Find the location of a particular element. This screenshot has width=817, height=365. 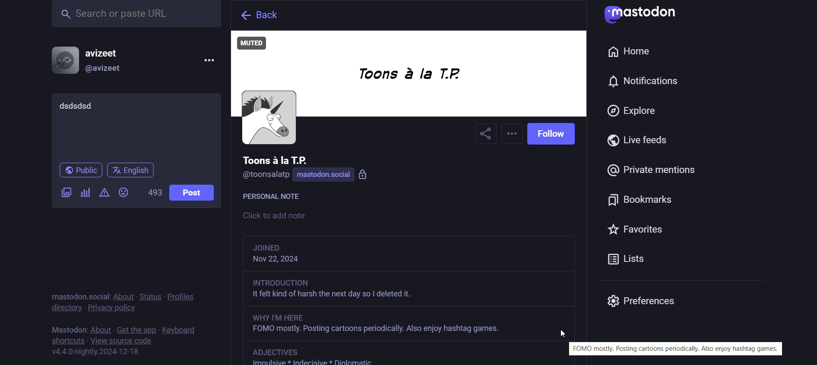

favorites is located at coordinates (633, 230).